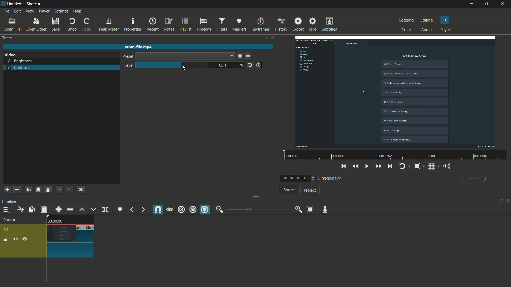 The image size is (511, 287). I want to click on brightness bar, so click(172, 65).